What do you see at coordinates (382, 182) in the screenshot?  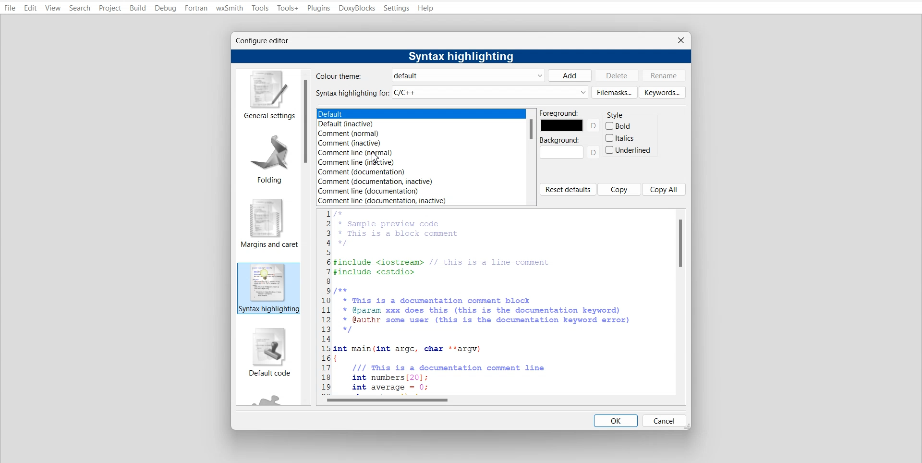 I see `|Comment (documentation, inactive)` at bounding box center [382, 182].